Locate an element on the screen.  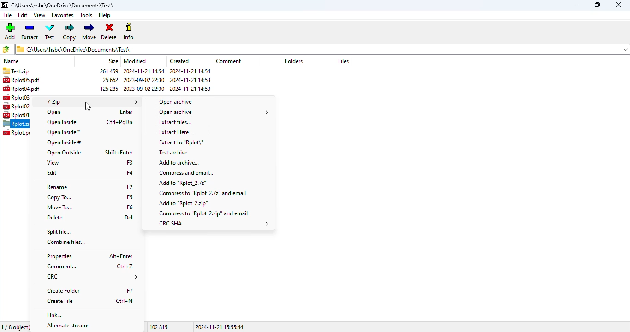
info is located at coordinates (128, 31).